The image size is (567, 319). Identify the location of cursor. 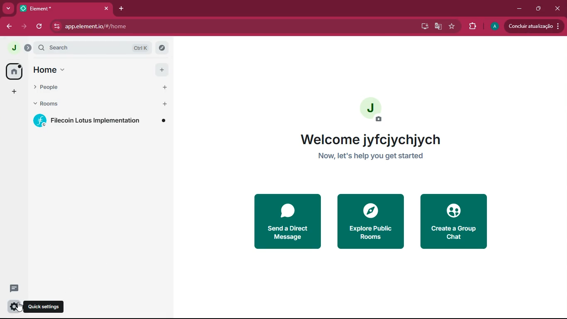
(18, 308).